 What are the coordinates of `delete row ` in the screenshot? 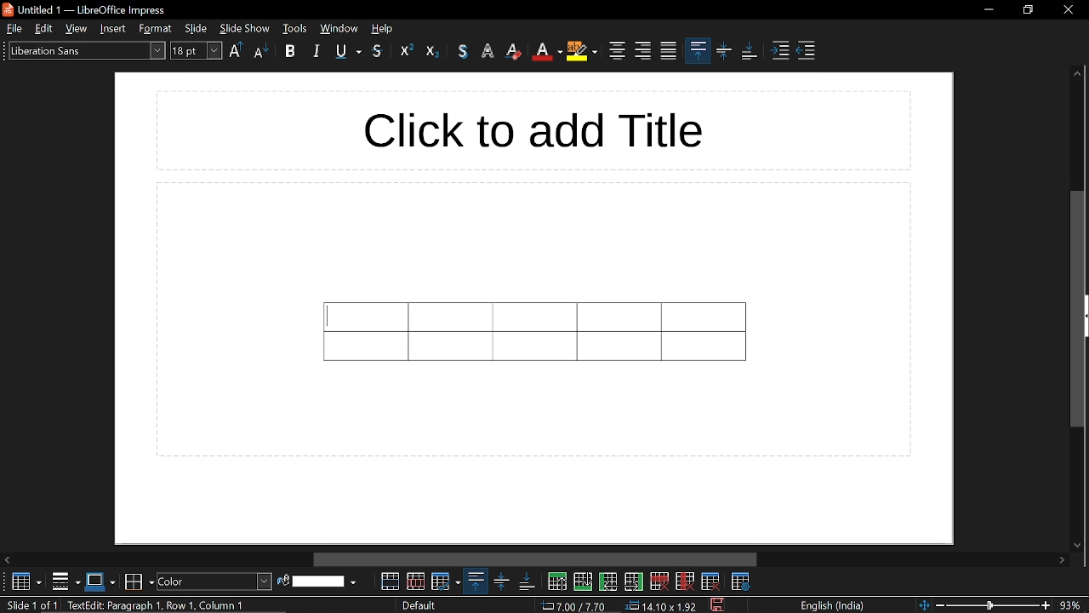 It's located at (659, 581).